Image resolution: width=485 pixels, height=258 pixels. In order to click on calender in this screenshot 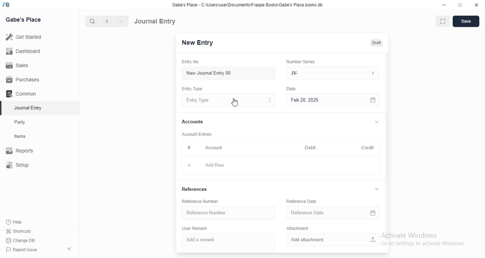, I will do `click(372, 213)`.